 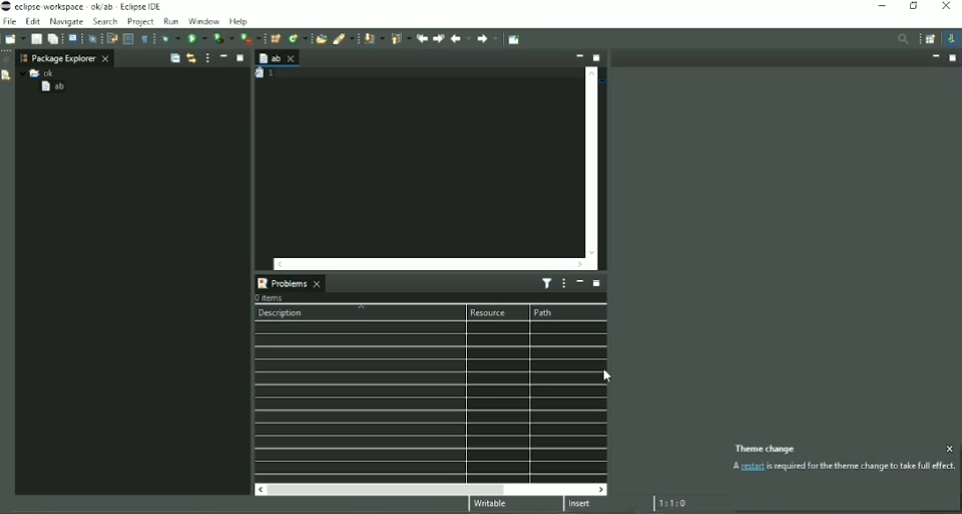 What do you see at coordinates (544, 312) in the screenshot?
I see `Path` at bounding box center [544, 312].